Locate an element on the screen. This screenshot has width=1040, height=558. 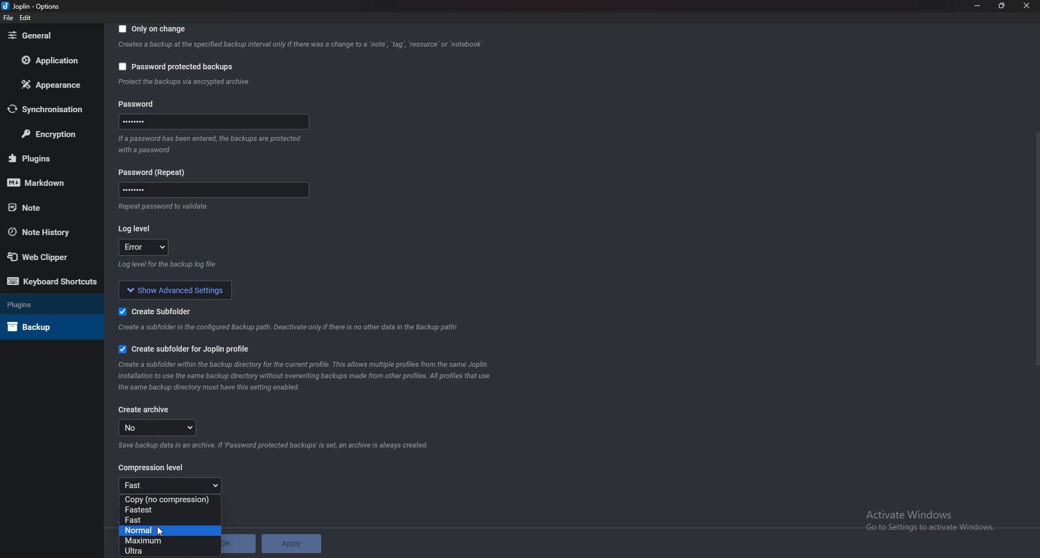
plugins is located at coordinates (45, 158).